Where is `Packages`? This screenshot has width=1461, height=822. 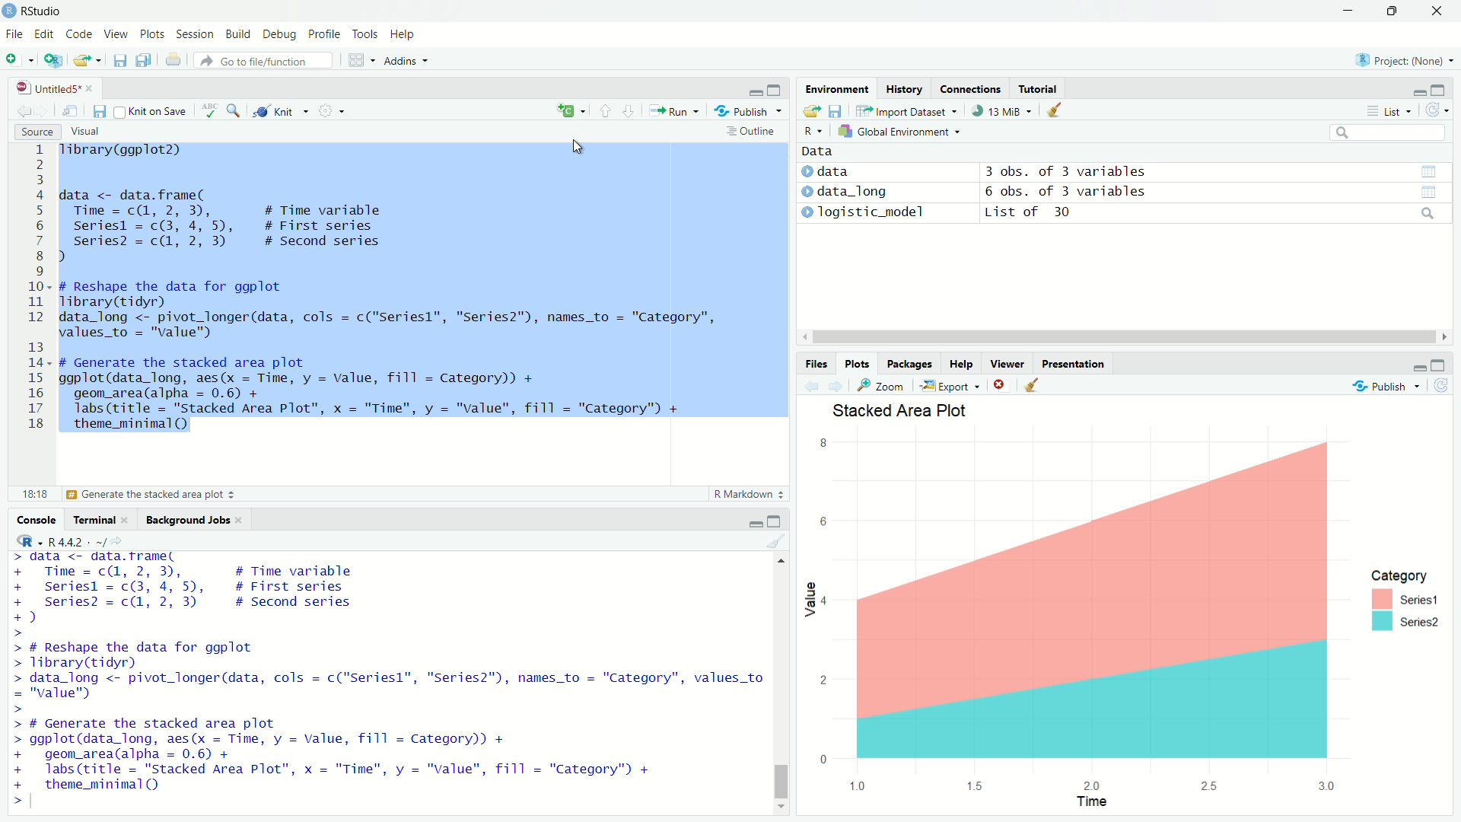
Packages is located at coordinates (910, 365).